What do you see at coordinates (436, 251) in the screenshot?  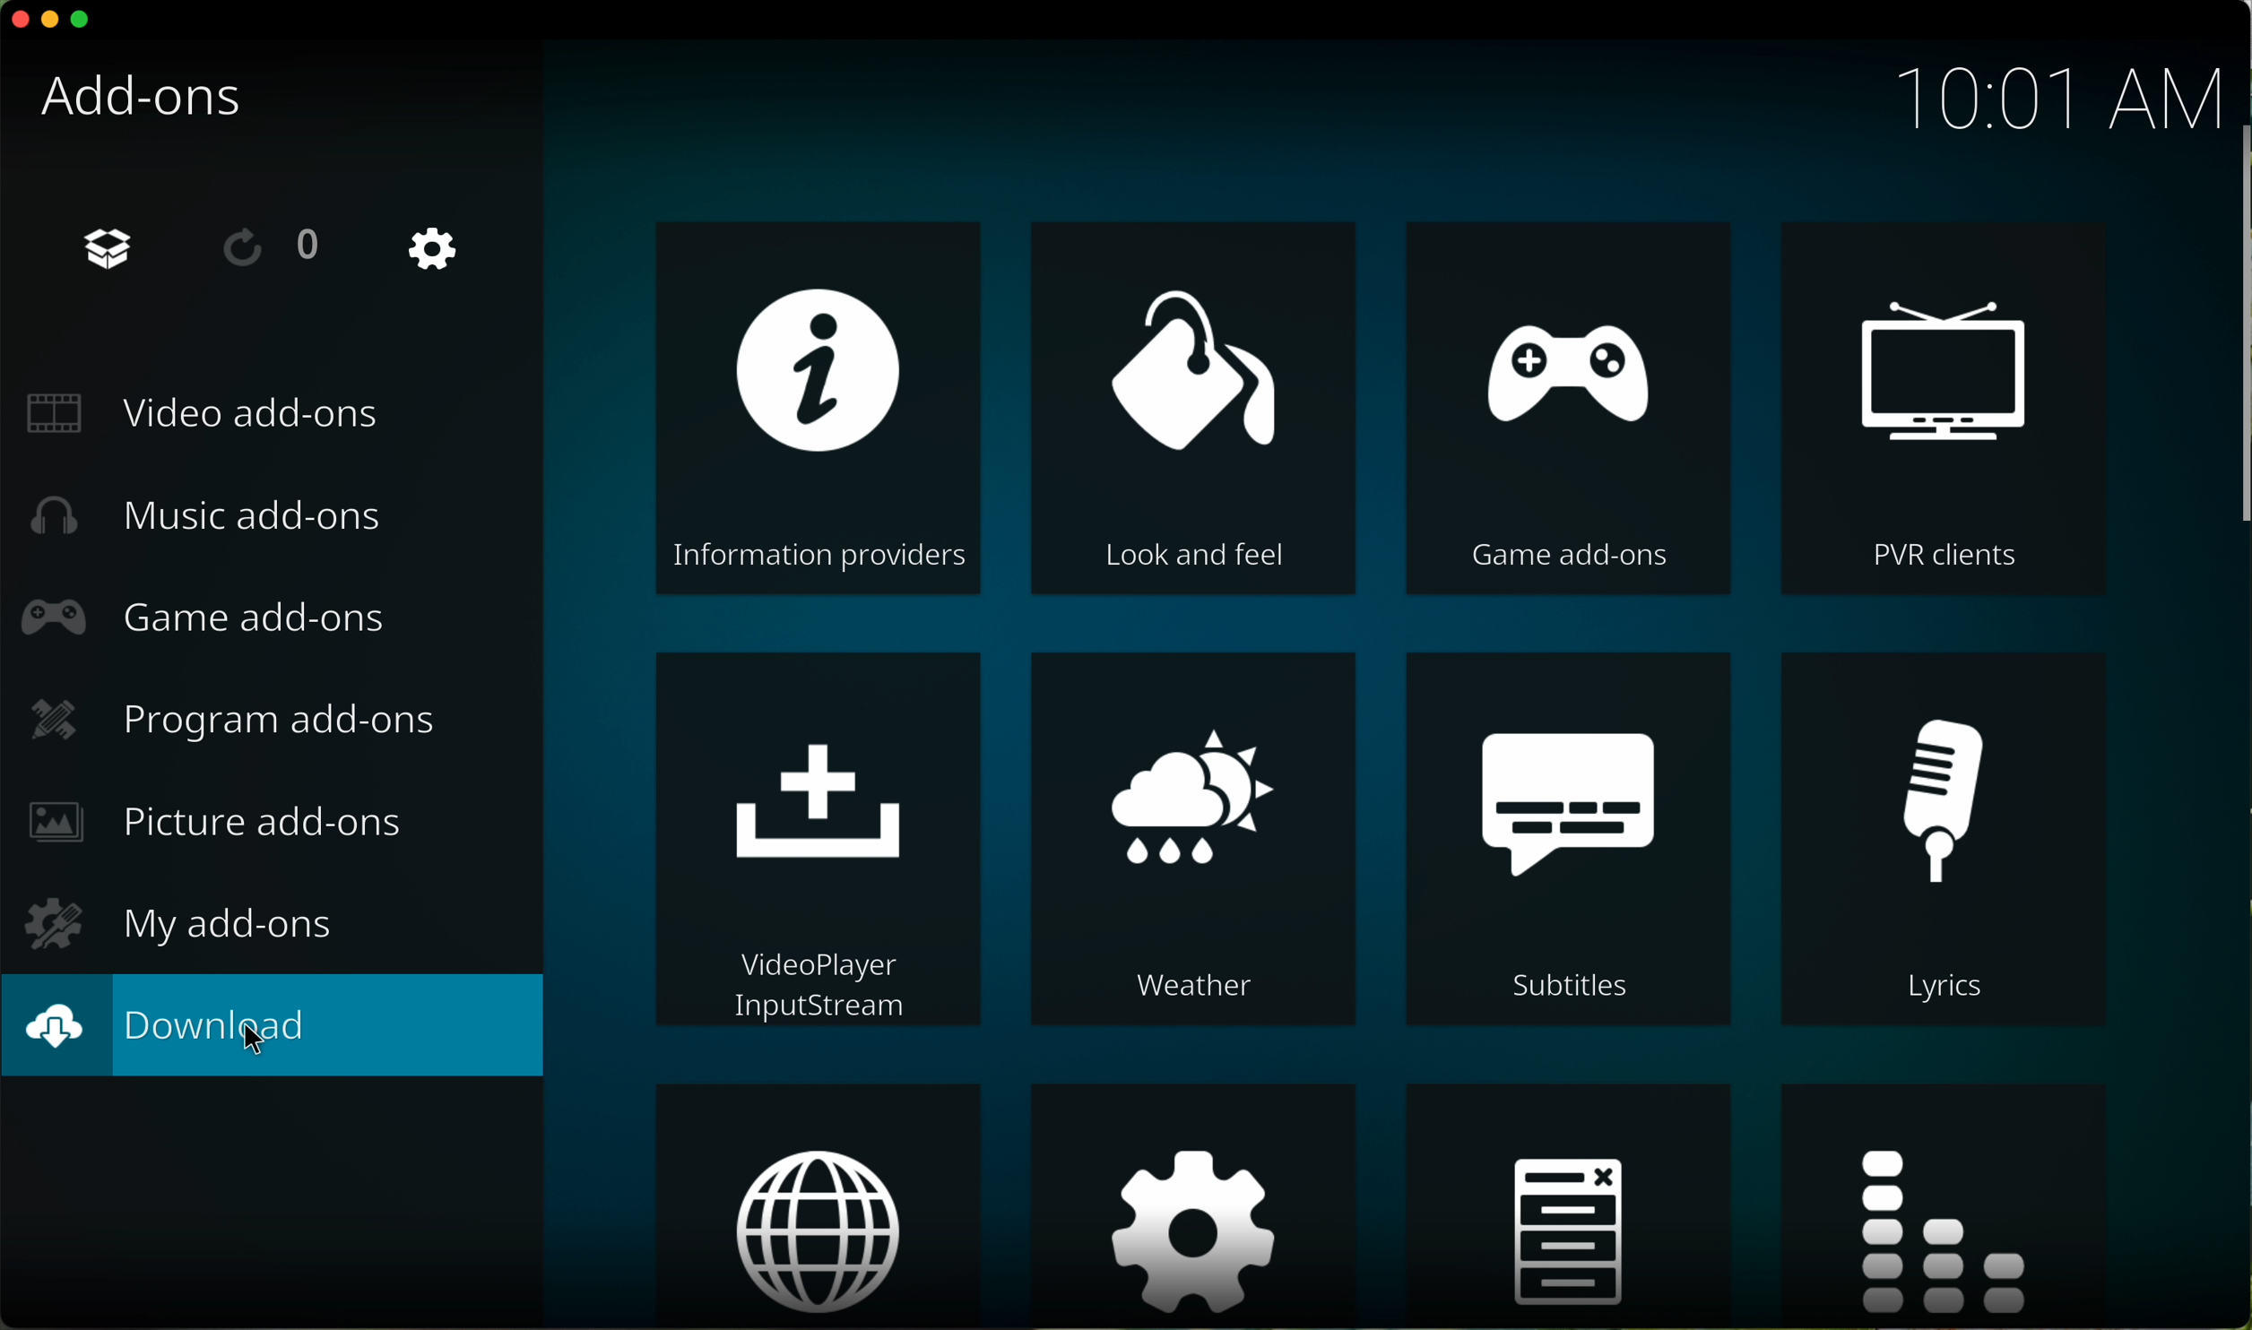 I see `settings` at bounding box center [436, 251].